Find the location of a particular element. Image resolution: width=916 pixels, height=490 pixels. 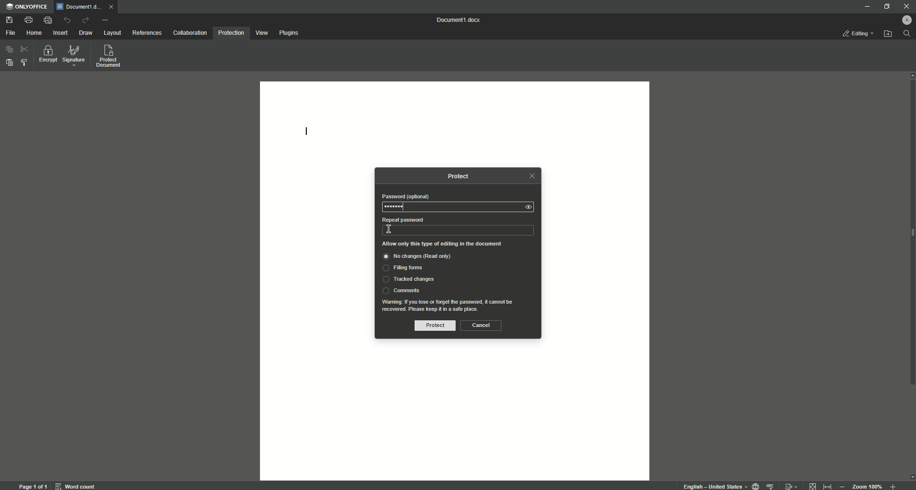

Draw is located at coordinates (87, 33).